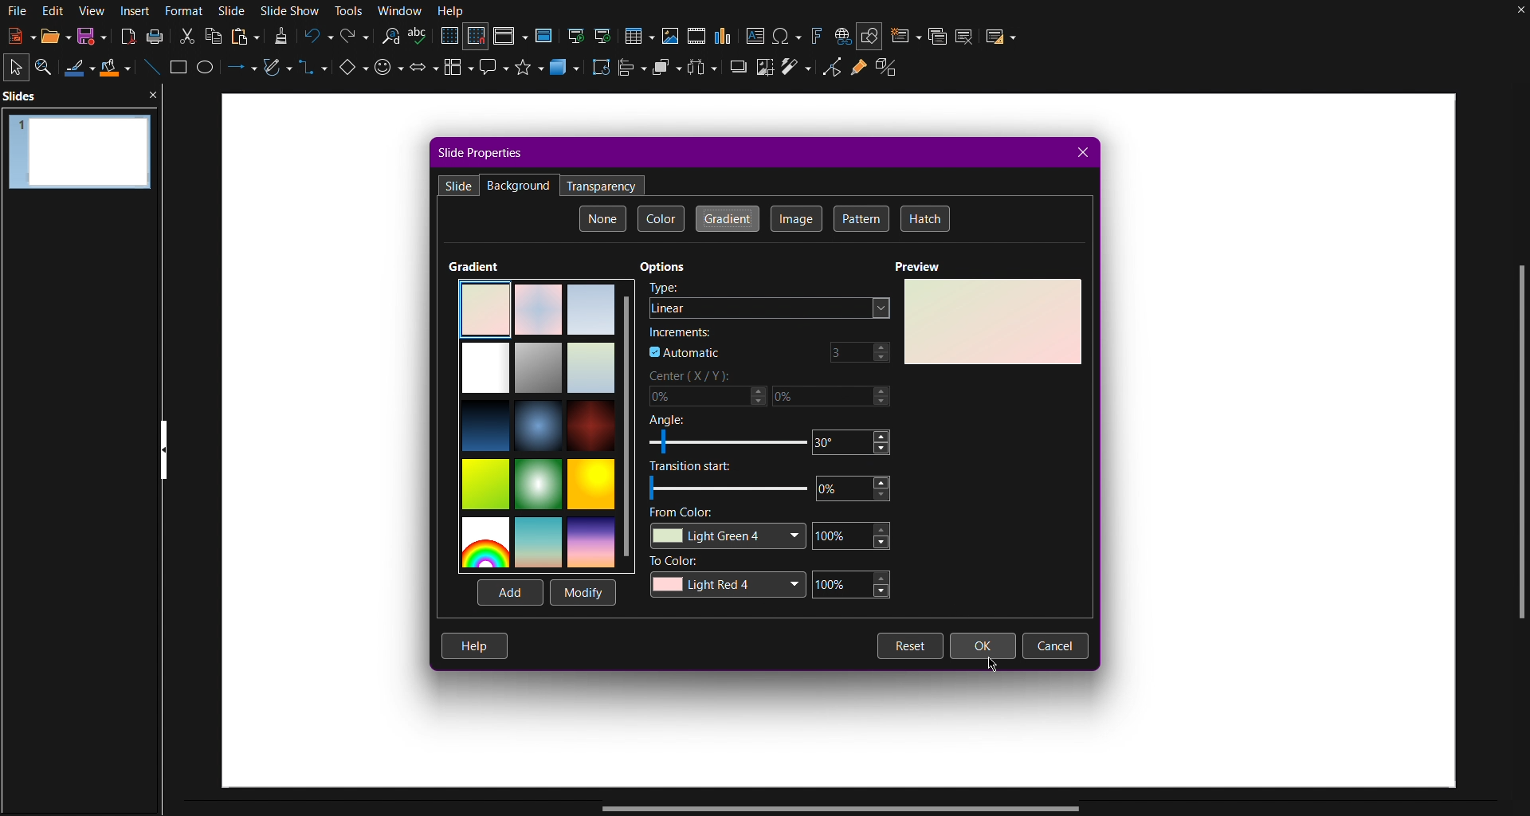 This screenshot has height=816, width=1530. Describe the element at coordinates (481, 152) in the screenshot. I see `Slide Properties` at that location.